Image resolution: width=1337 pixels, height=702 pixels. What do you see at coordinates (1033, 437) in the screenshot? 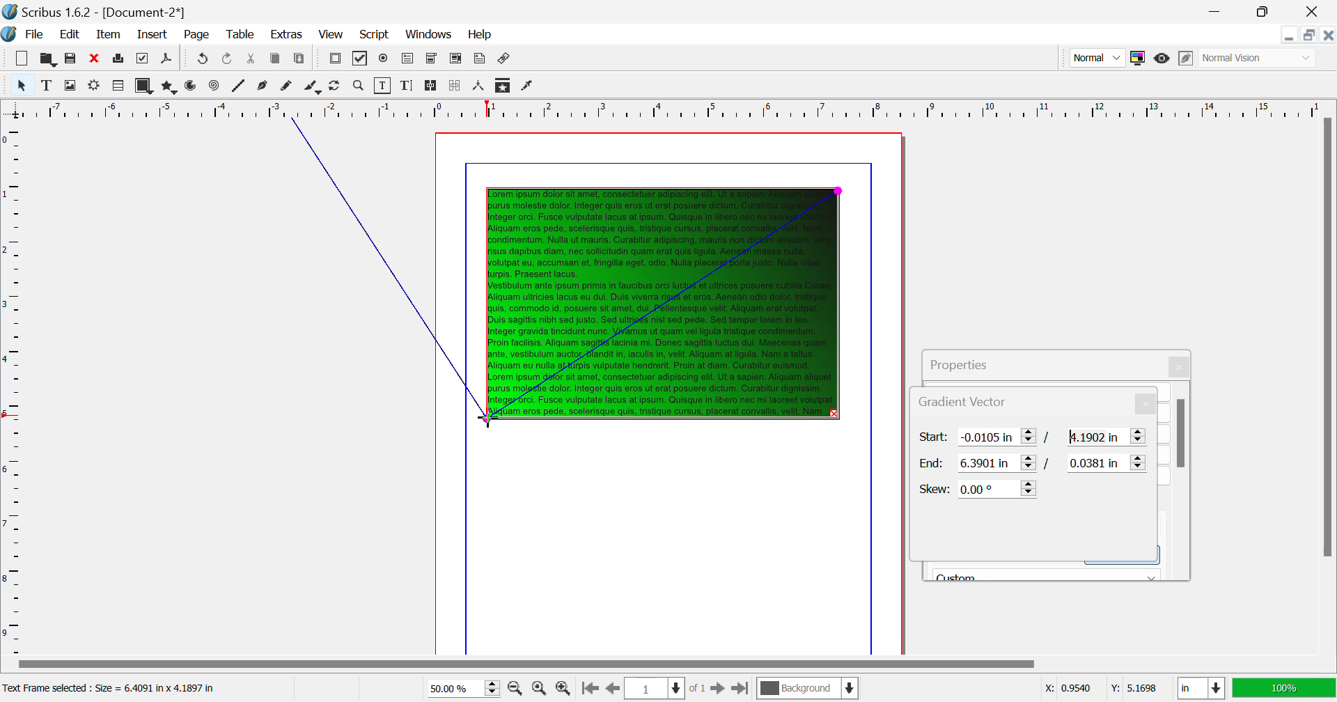
I see `Gradient Vector Start` at bounding box center [1033, 437].